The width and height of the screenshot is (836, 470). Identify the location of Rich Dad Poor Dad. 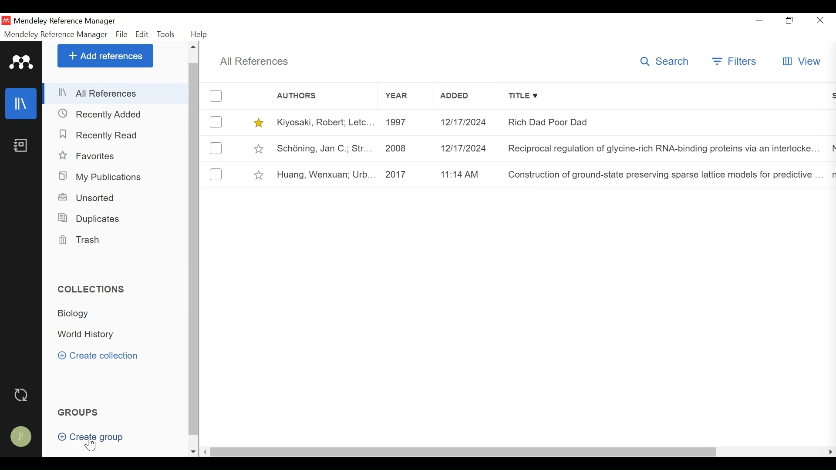
(665, 122).